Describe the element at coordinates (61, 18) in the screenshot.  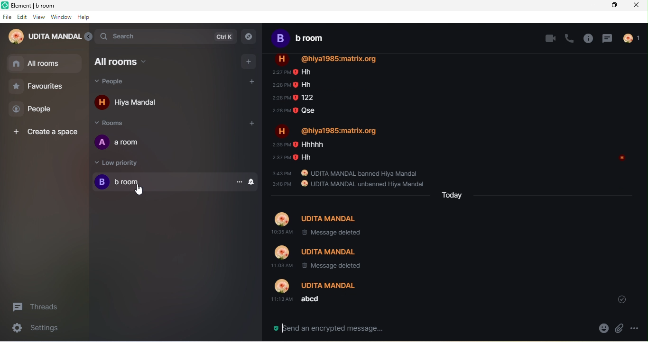
I see `window` at that location.